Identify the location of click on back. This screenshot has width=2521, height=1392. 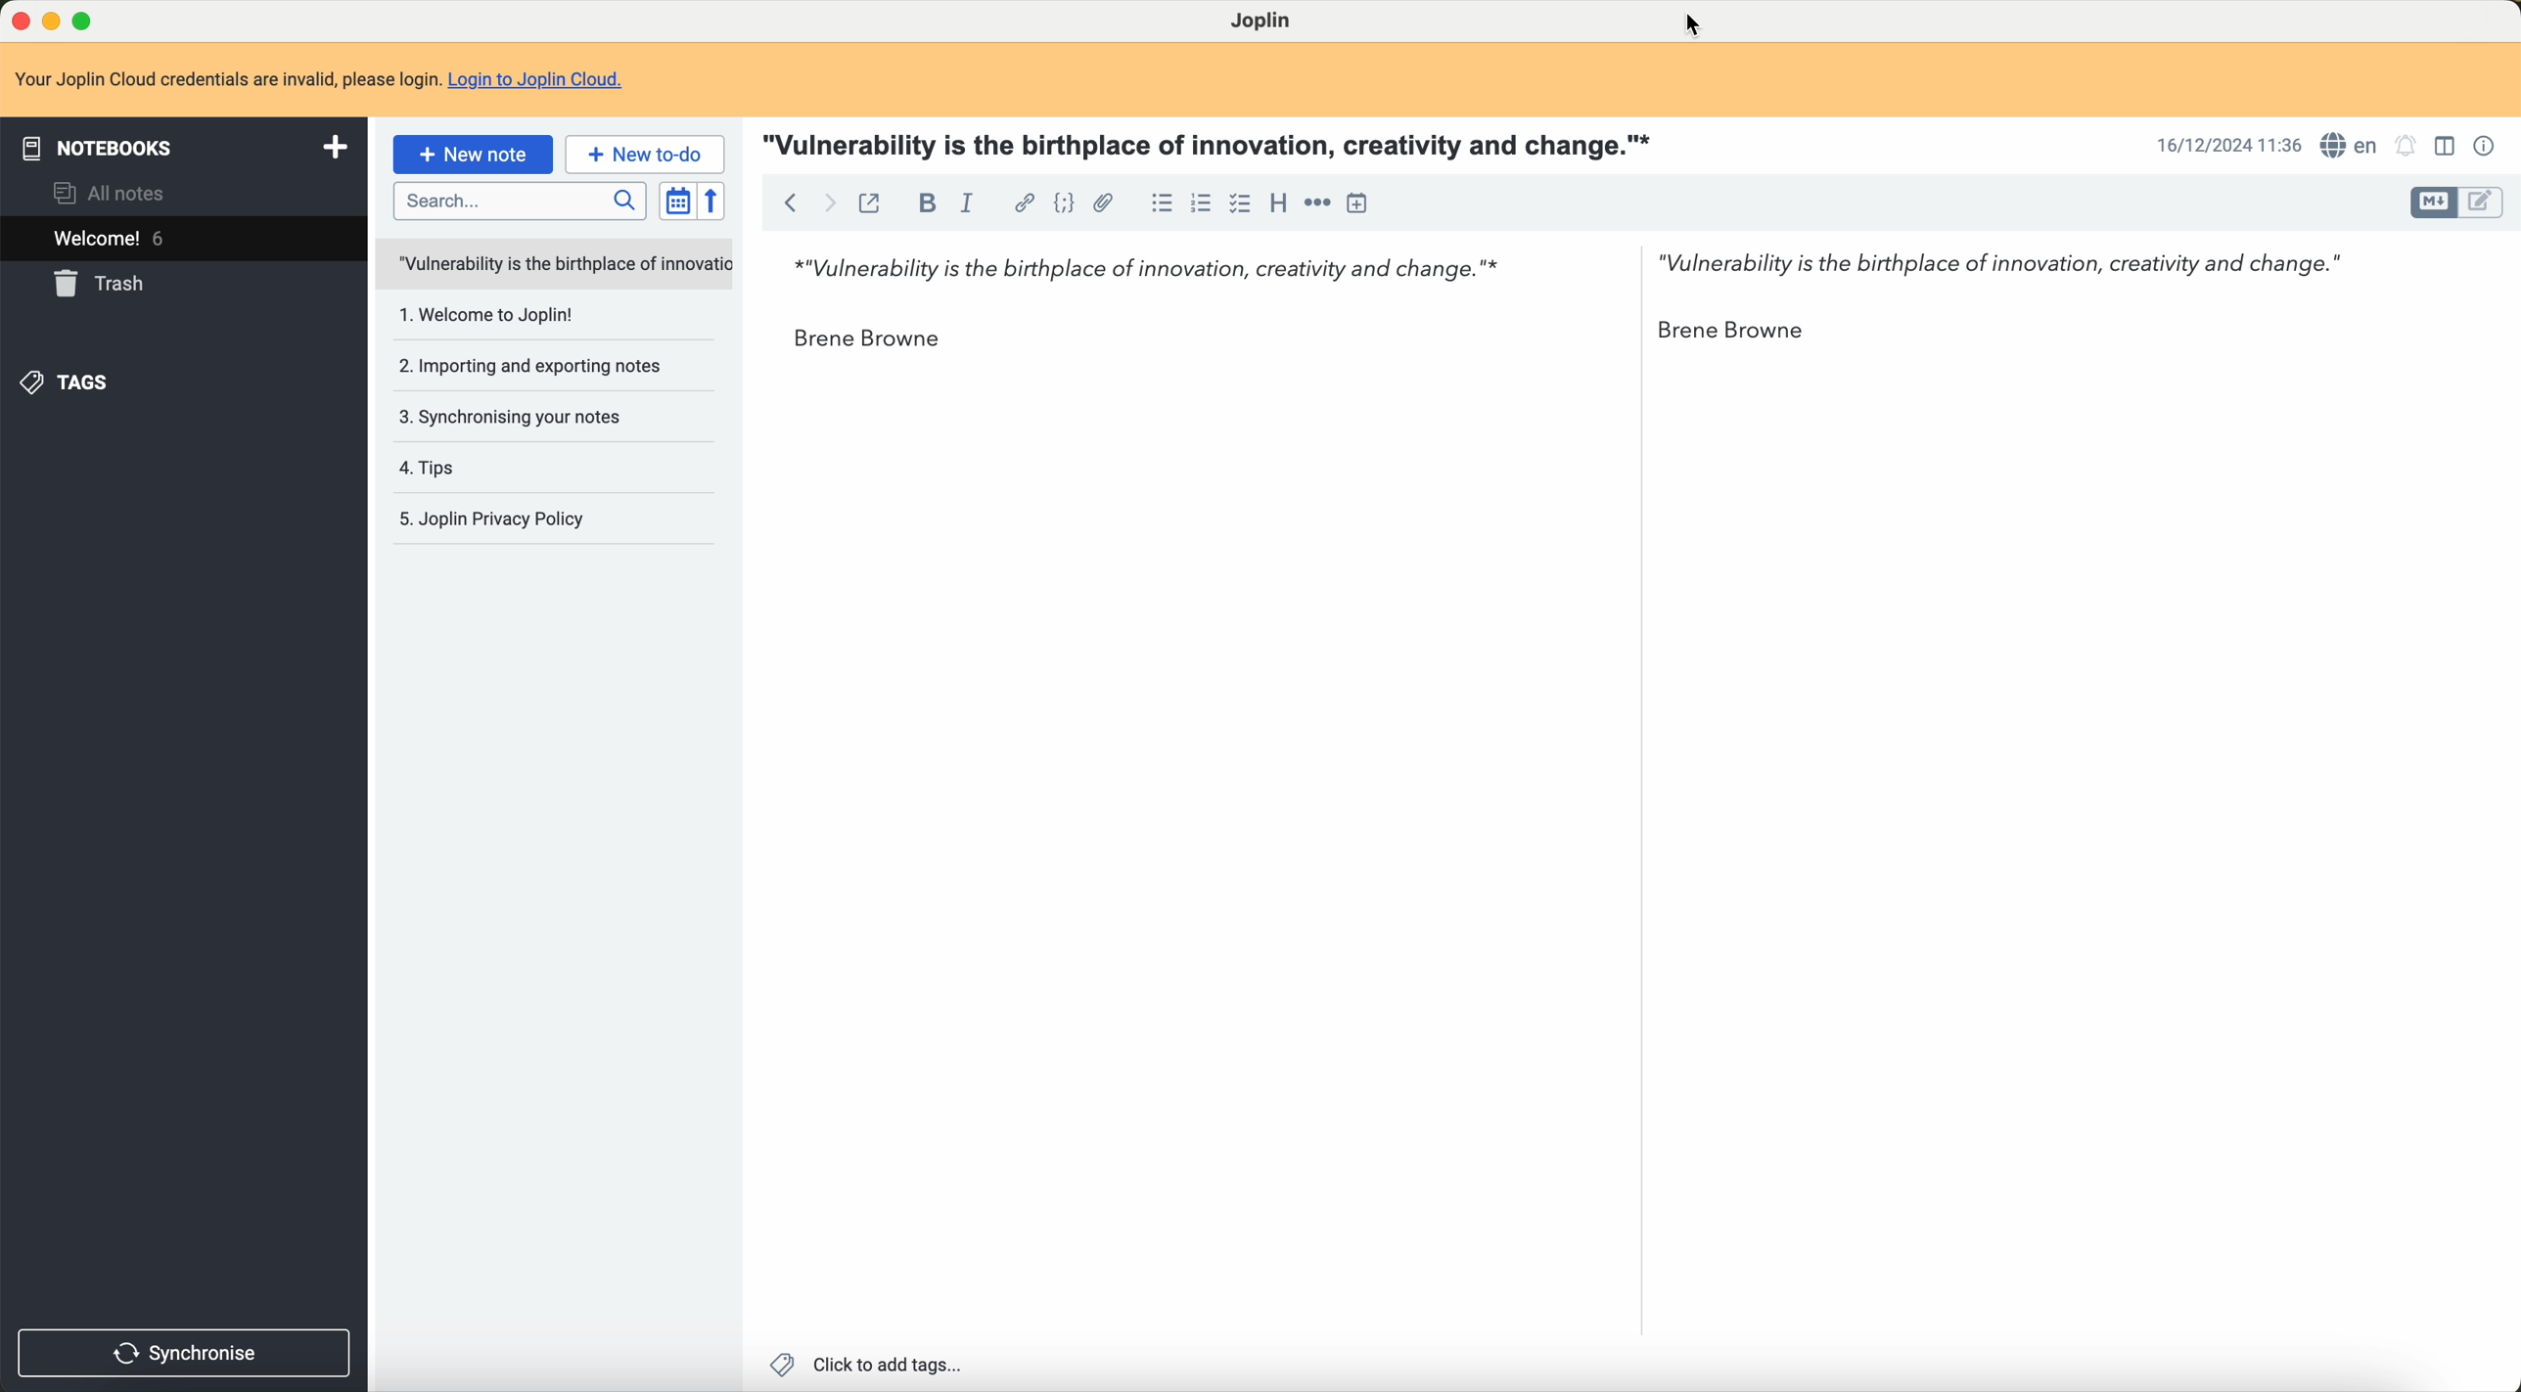
(788, 205).